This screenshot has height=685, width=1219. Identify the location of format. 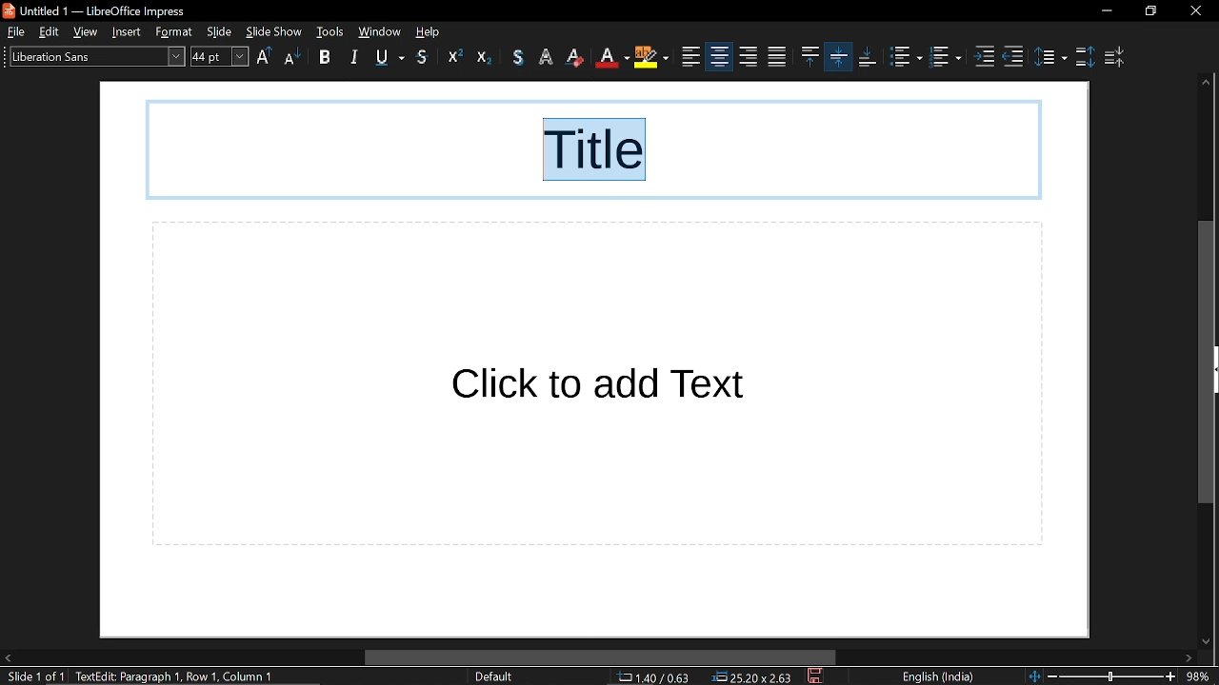
(177, 32).